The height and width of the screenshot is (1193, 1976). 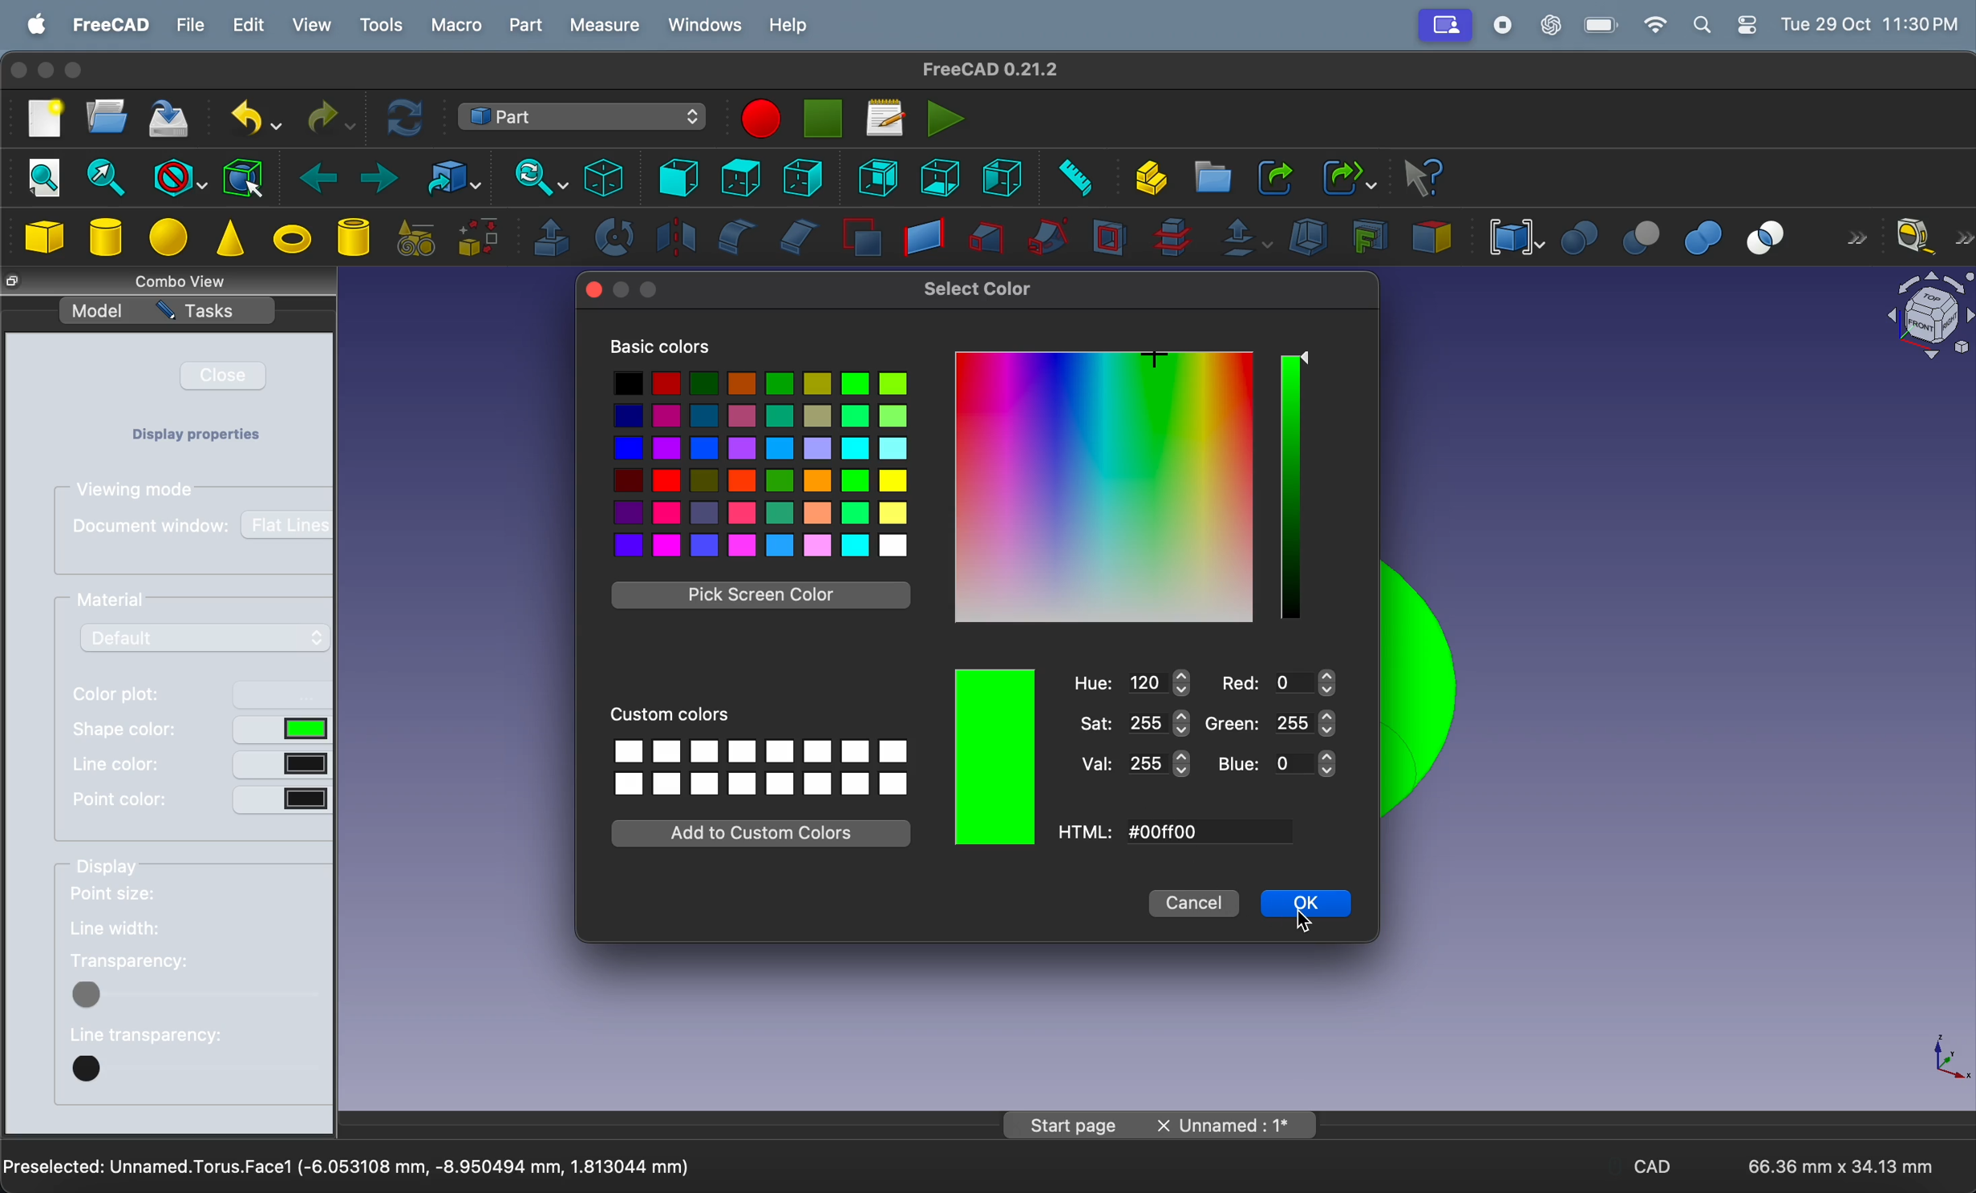 What do you see at coordinates (1086, 832) in the screenshot?
I see `html` at bounding box center [1086, 832].